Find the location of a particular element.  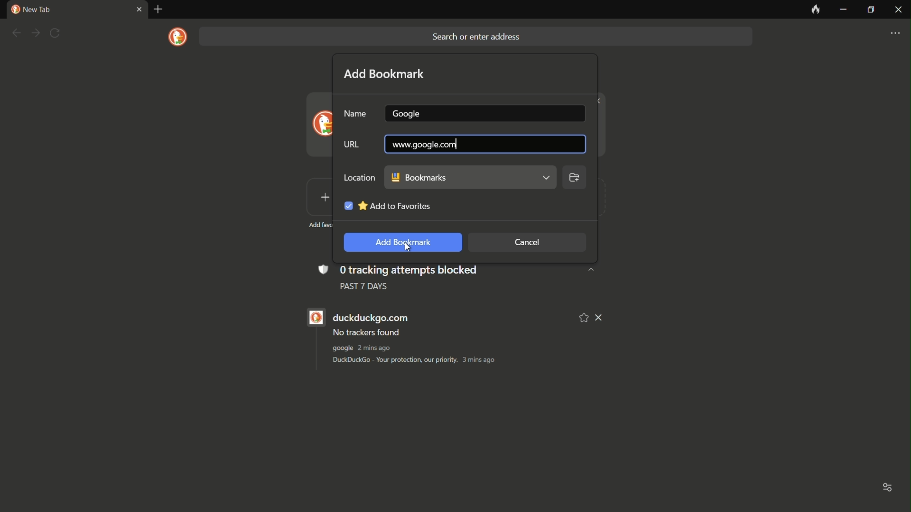

maximize or restore is located at coordinates (870, 10).